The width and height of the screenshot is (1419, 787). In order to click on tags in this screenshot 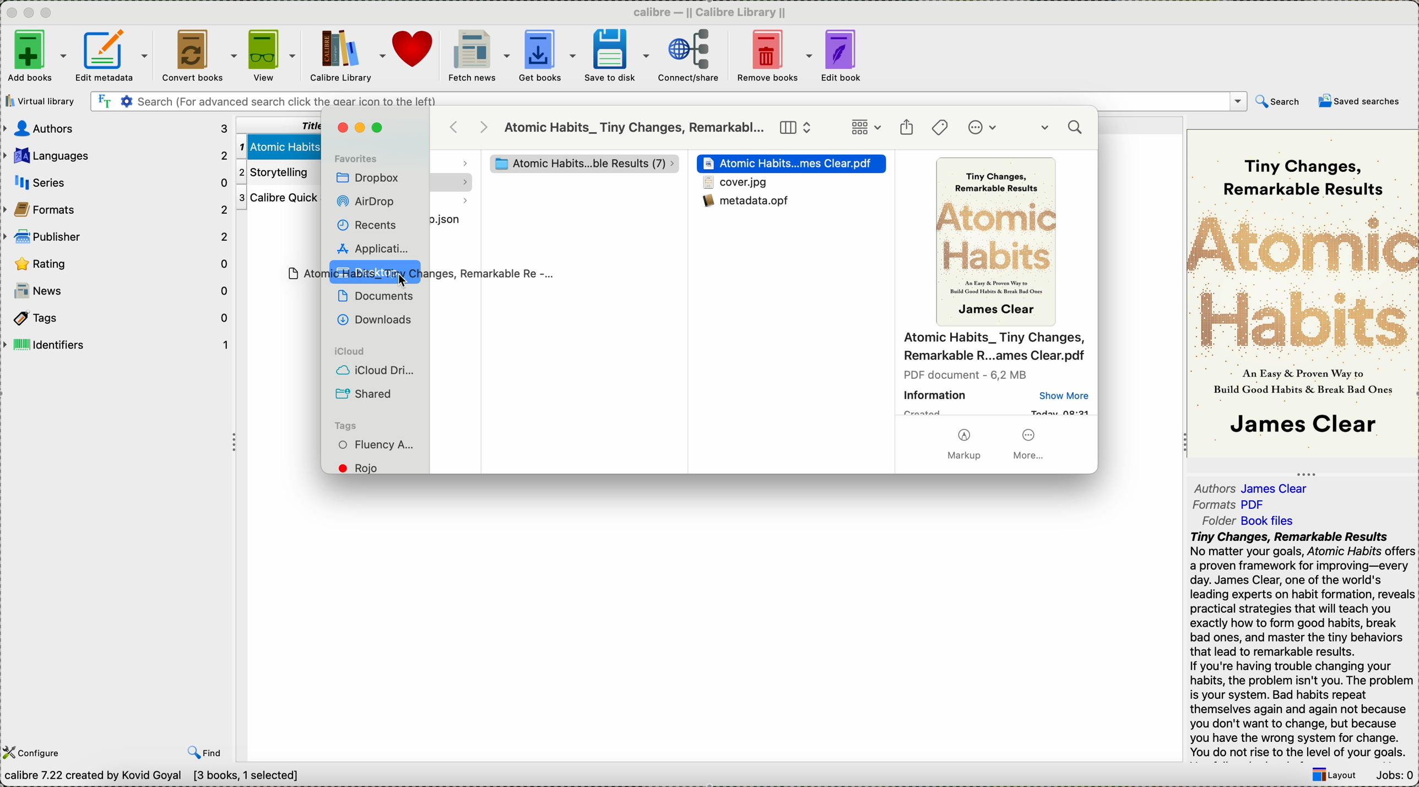, I will do `click(941, 127)`.